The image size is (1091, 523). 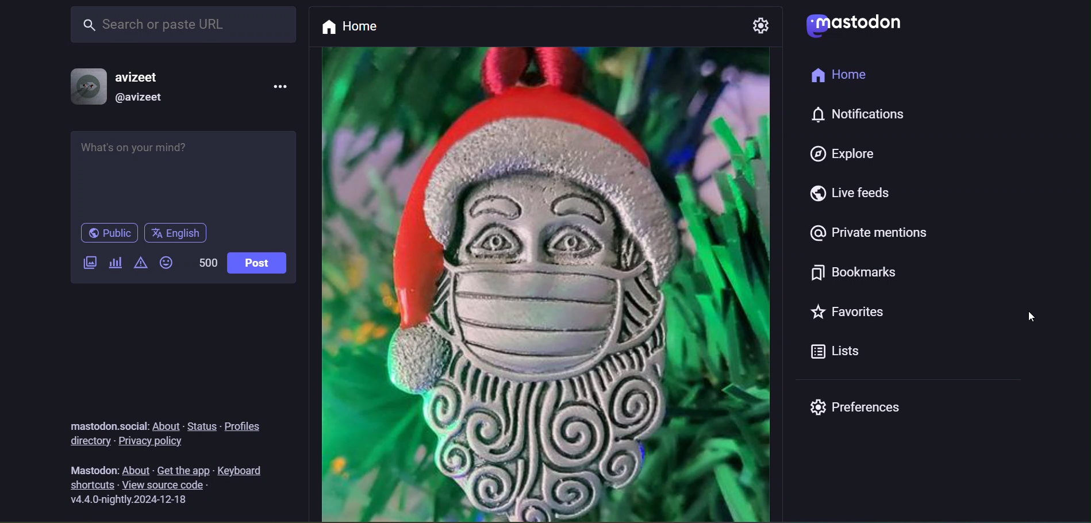 What do you see at coordinates (833, 355) in the screenshot?
I see `Lists` at bounding box center [833, 355].